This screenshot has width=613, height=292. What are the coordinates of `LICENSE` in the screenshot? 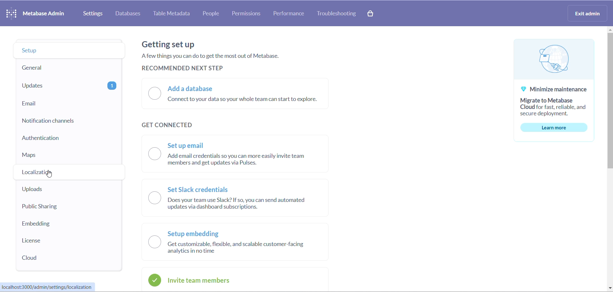 It's located at (55, 241).